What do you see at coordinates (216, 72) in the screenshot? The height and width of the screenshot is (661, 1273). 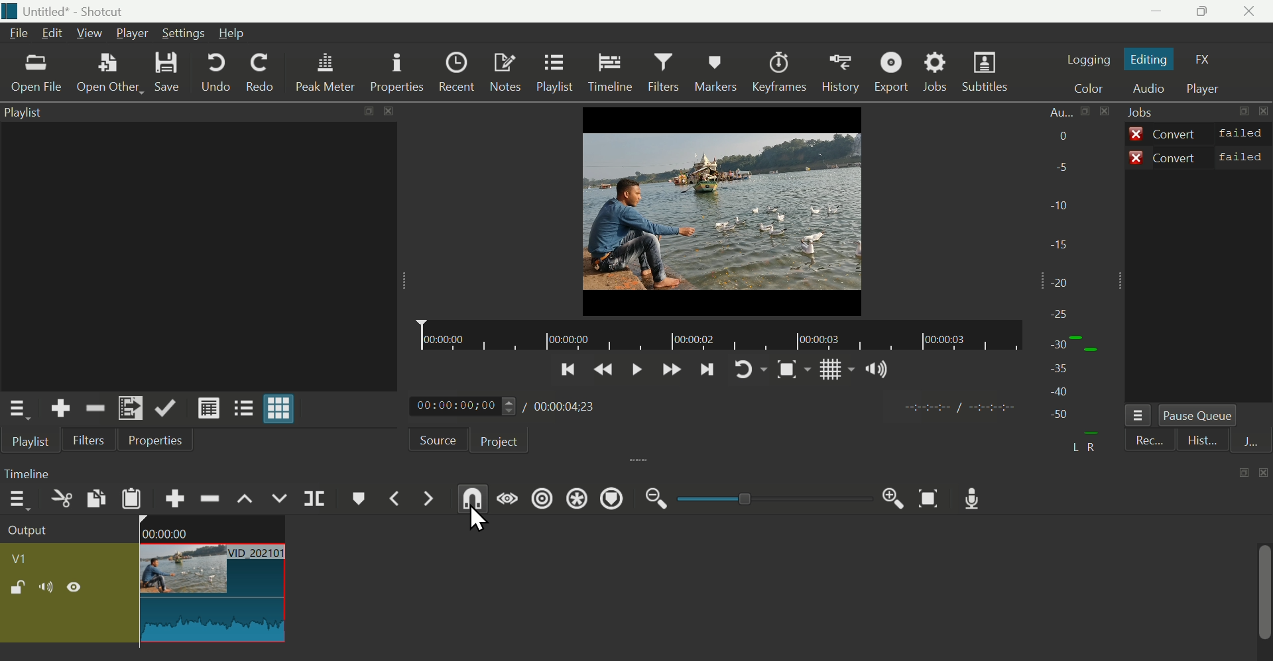 I see `Undo` at bounding box center [216, 72].